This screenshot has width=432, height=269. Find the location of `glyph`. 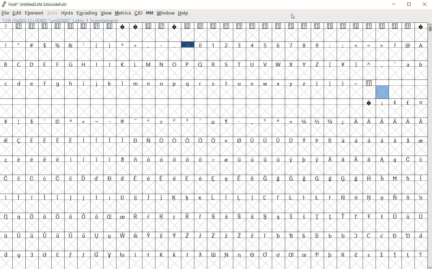

glyph is located at coordinates (200, 254).